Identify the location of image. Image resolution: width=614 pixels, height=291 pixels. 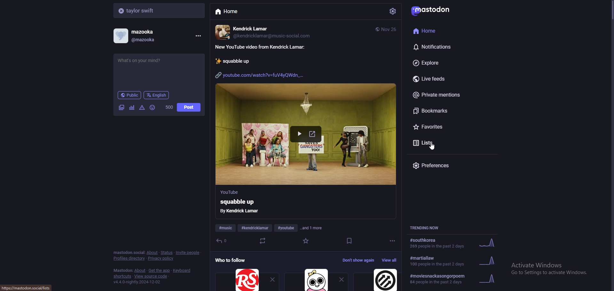
(121, 107).